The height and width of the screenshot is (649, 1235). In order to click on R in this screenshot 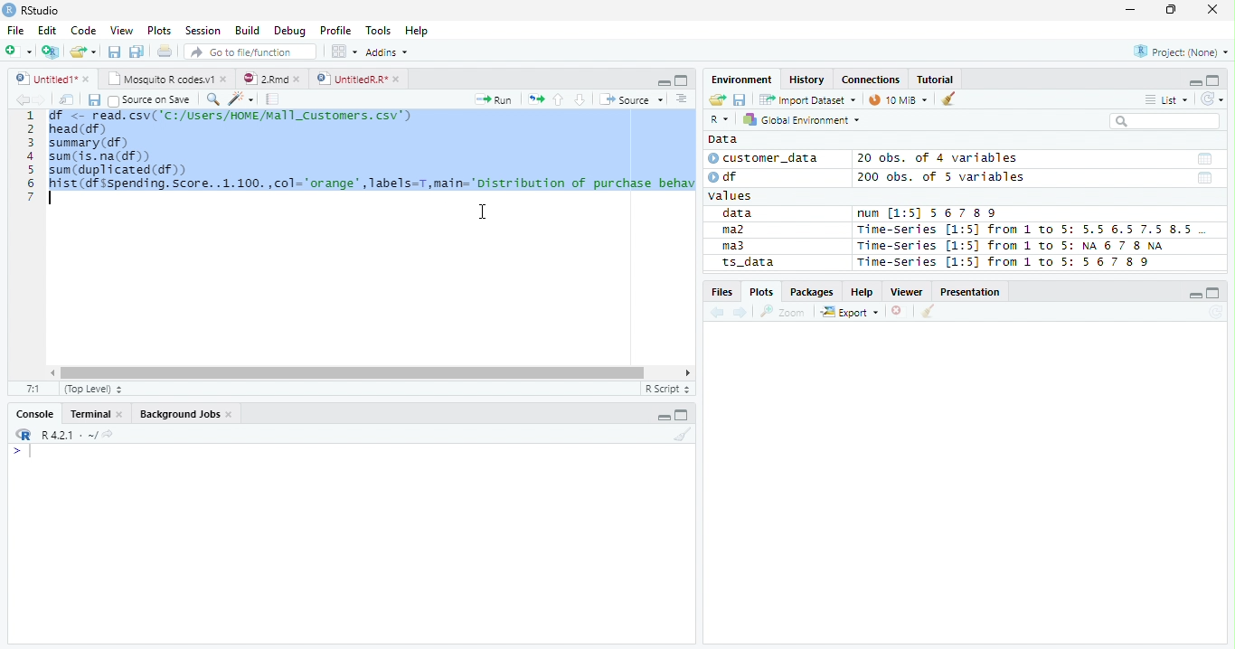, I will do `click(22, 435)`.